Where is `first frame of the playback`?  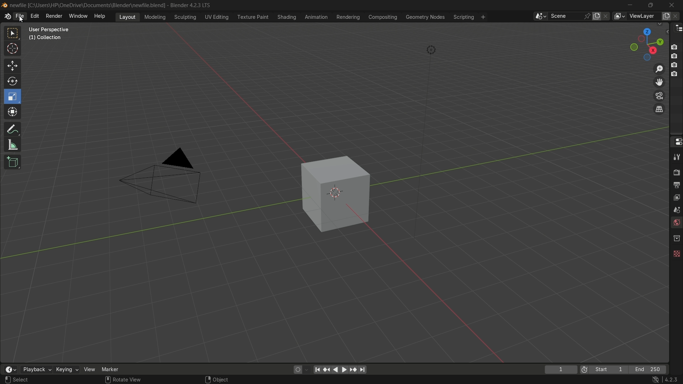 first frame of the playback is located at coordinates (604, 369).